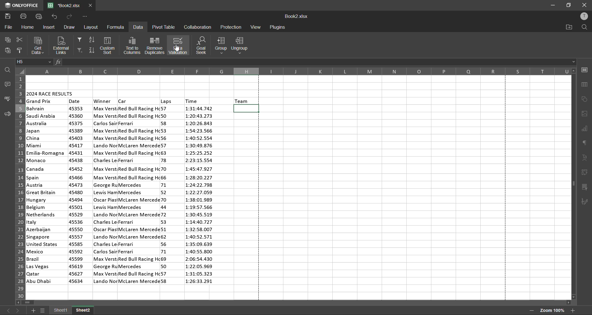 The height and width of the screenshot is (315, 592). What do you see at coordinates (585, 158) in the screenshot?
I see `text` at bounding box center [585, 158].